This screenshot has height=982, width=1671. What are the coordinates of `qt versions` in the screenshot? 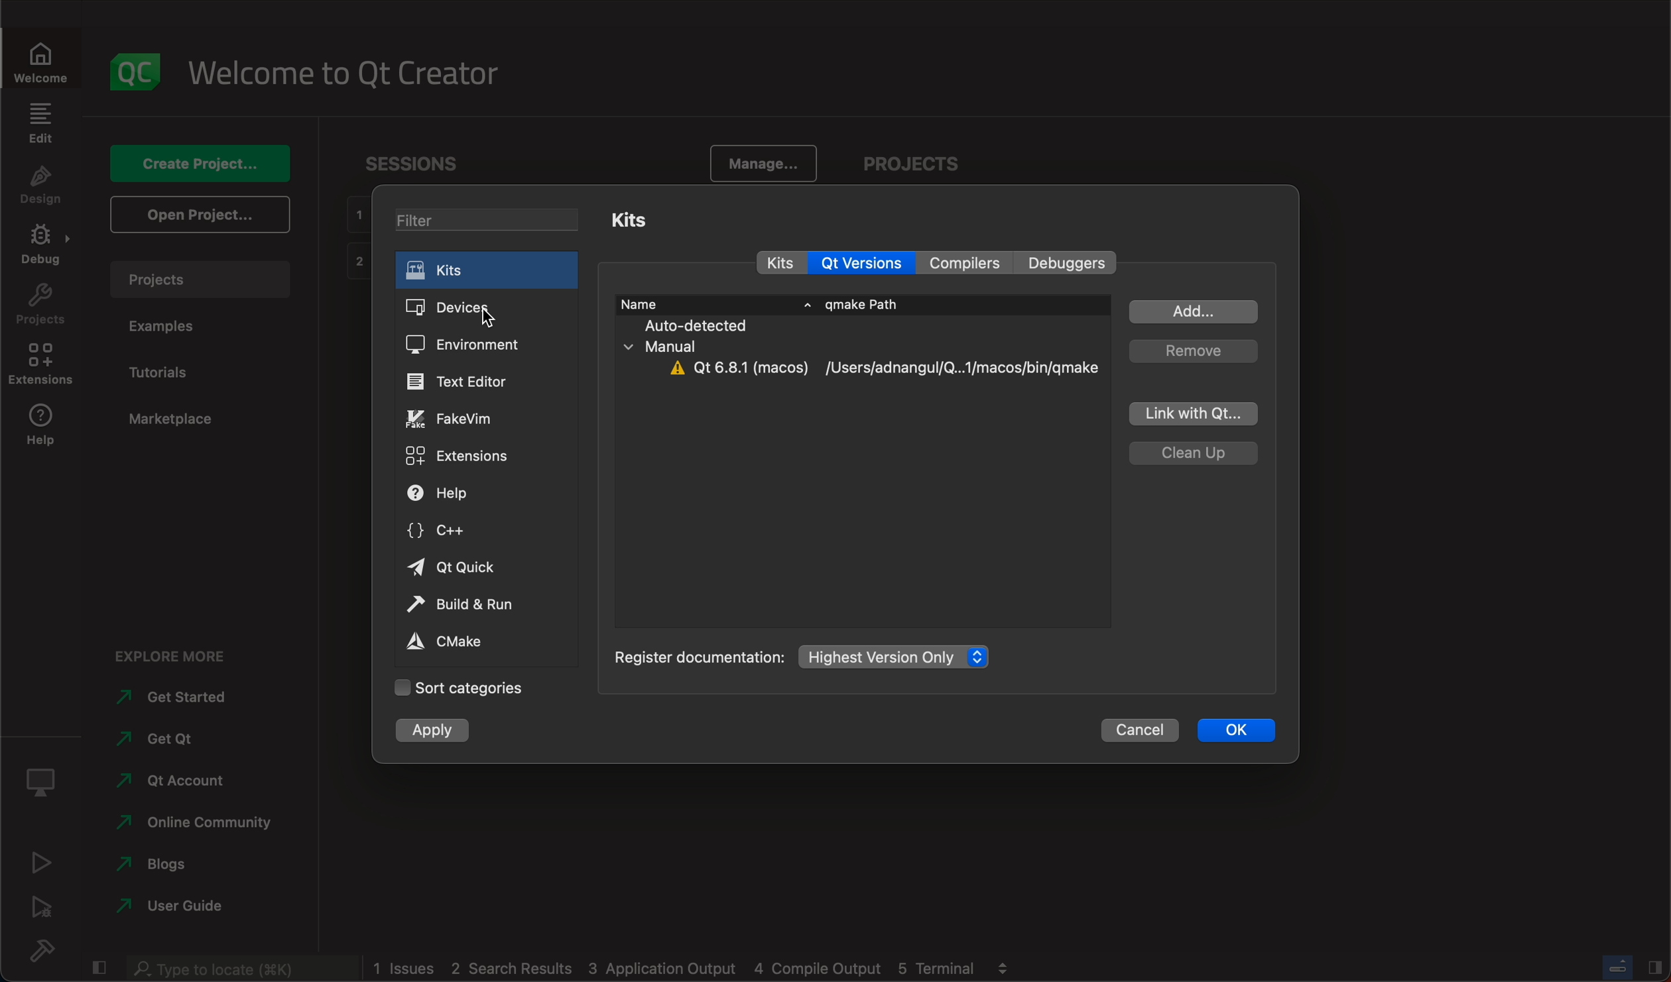 It's located at (865, 262).